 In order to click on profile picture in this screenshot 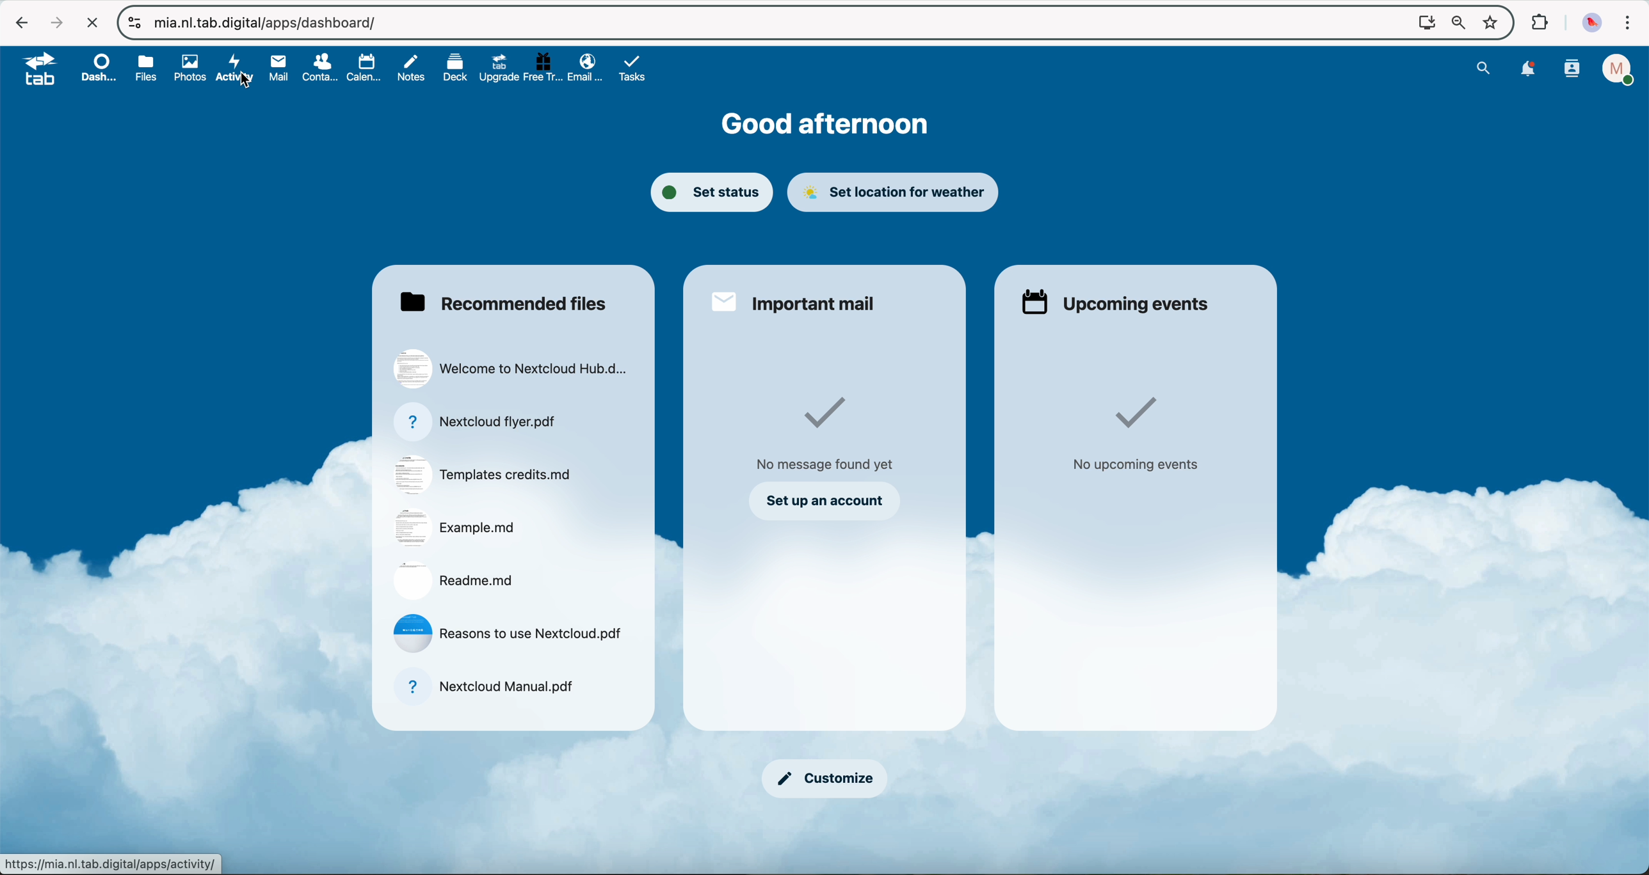, I will do `click(1593, 24)`.